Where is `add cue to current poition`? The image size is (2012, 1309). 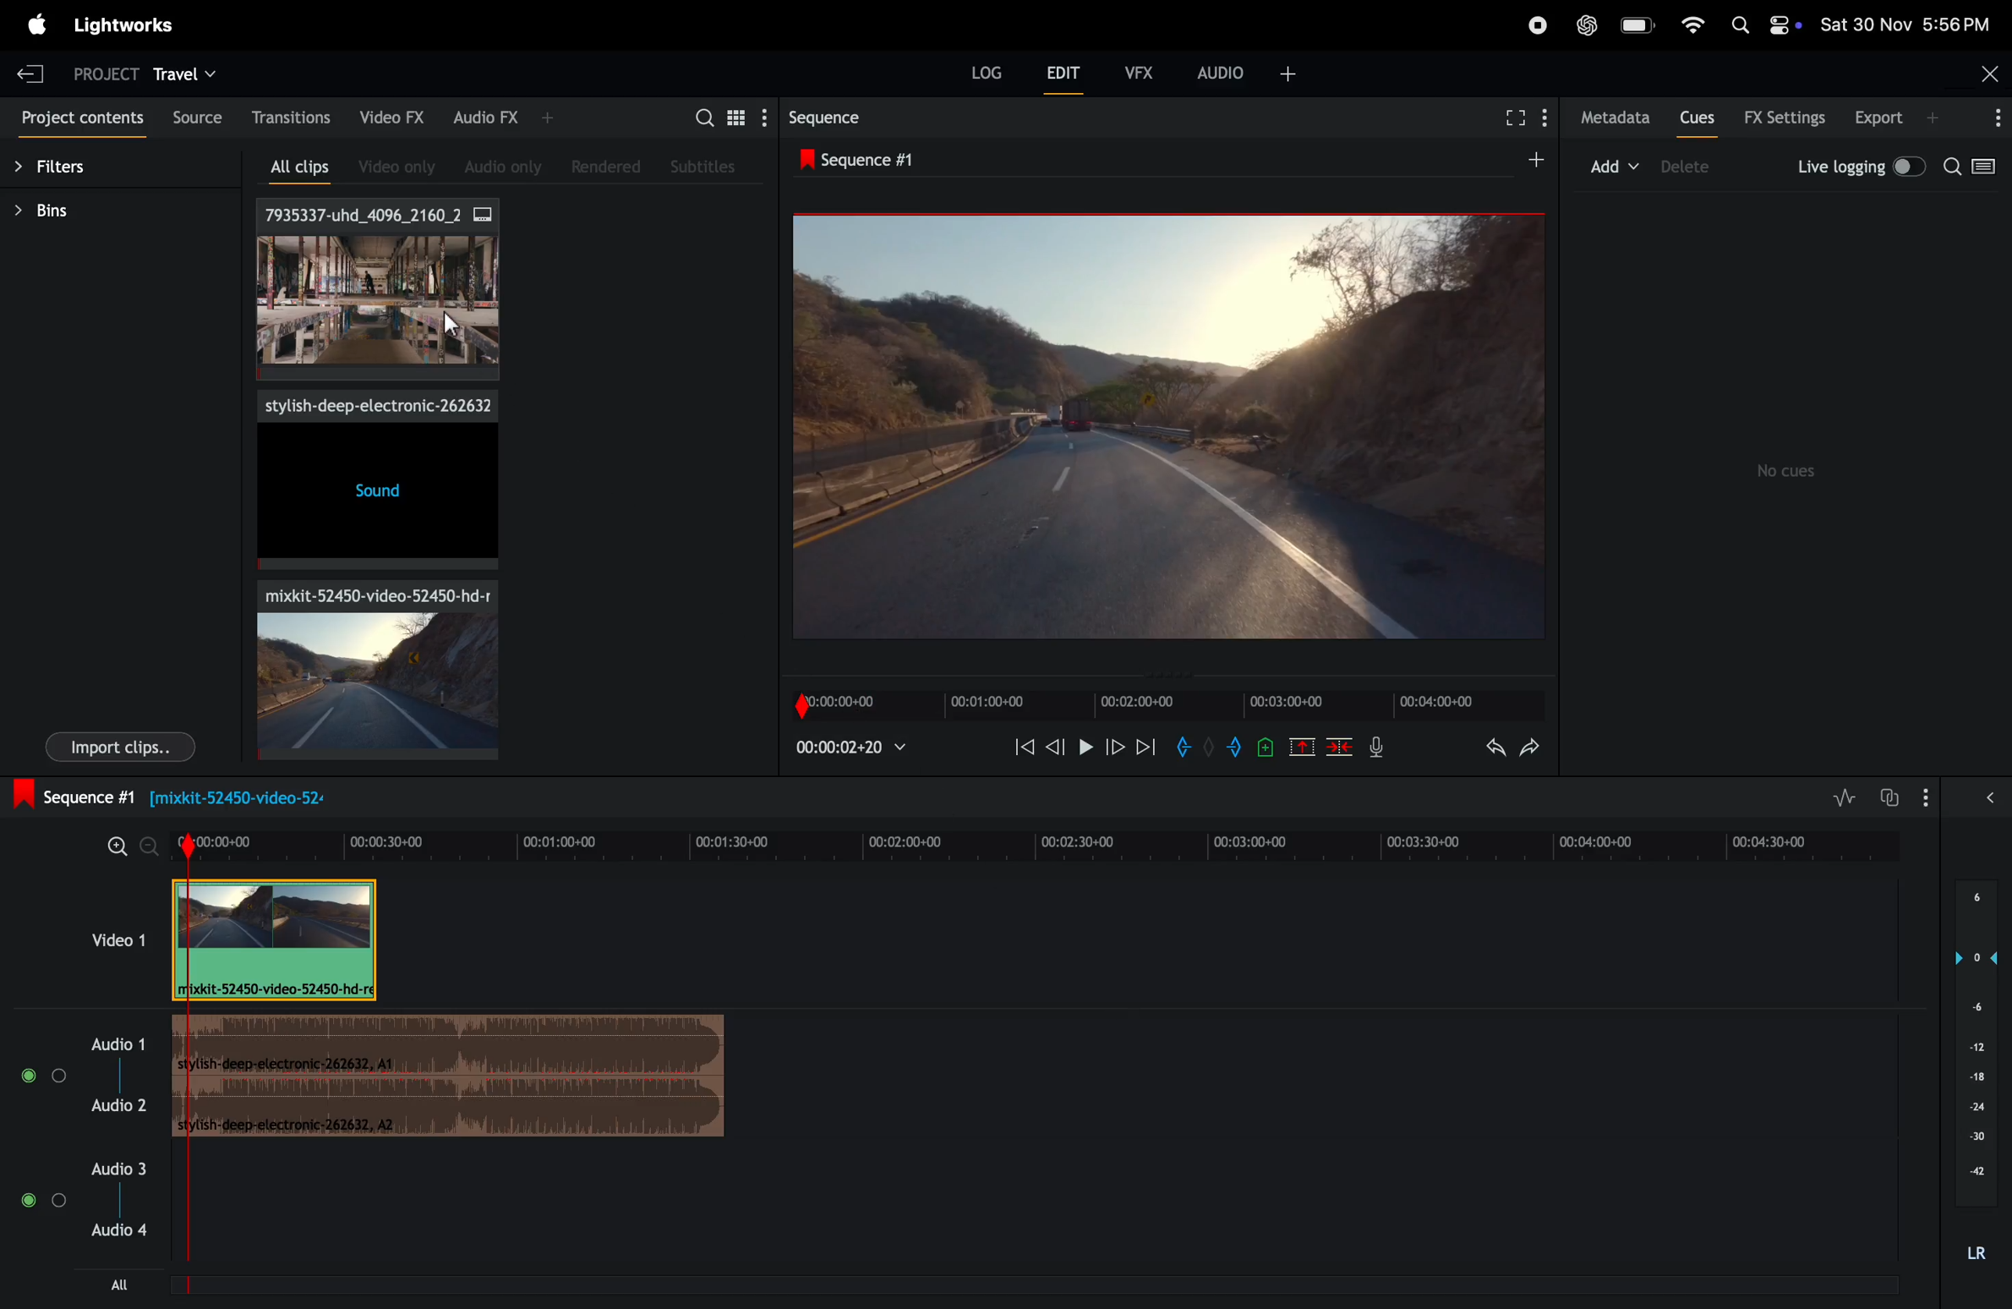 add cue to current poition is located at coordinates (1266, 747).